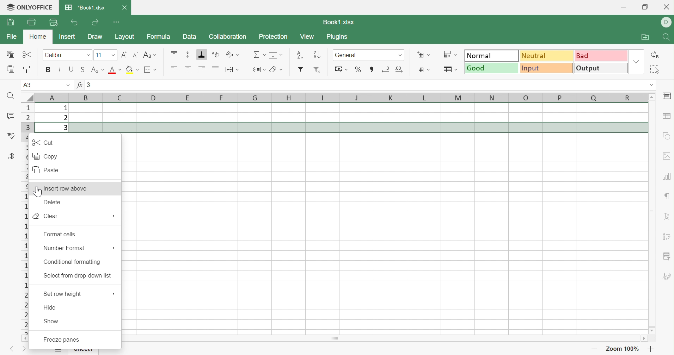  I want to click on Drop Down, so click(120, 69).